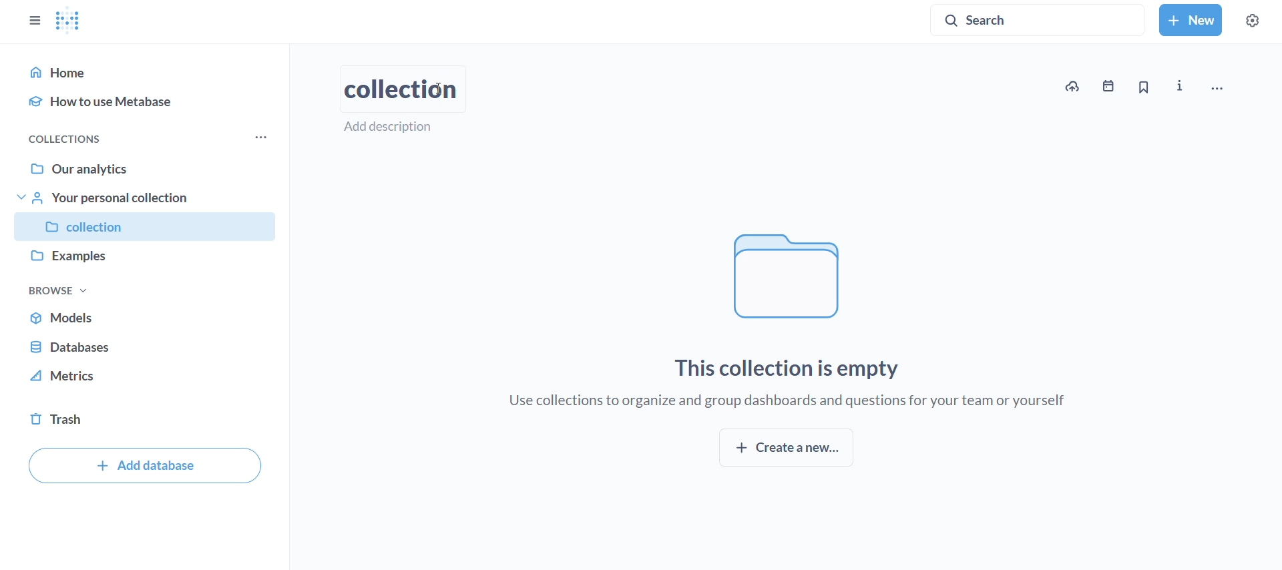 Image resolution: width=1282 pixels, height=570 pixels. I want to click on more info, so click(1183, 86).